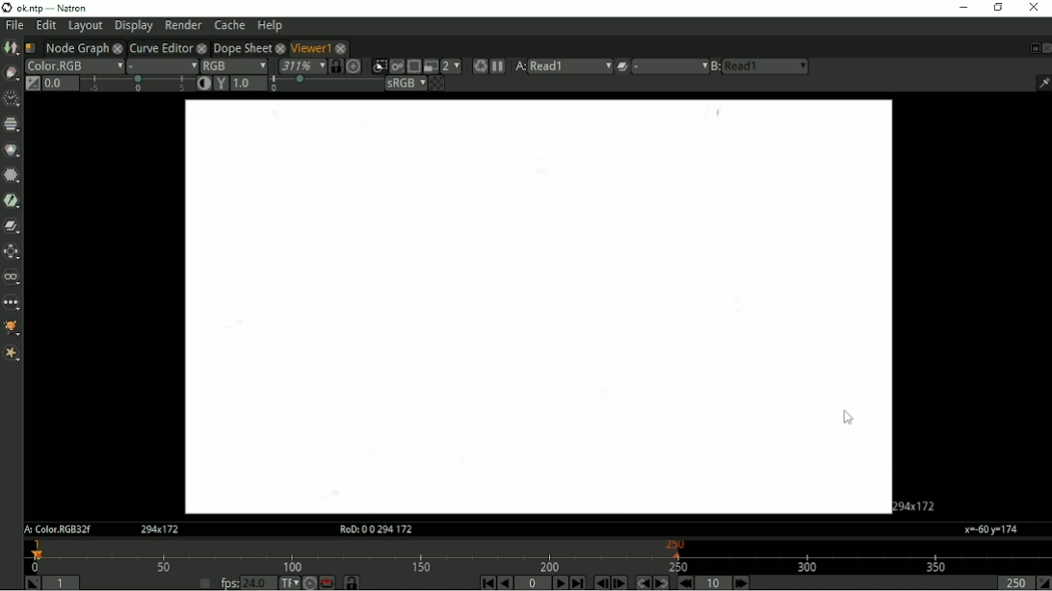  I want to click on Behaviour, so click(328, 582).